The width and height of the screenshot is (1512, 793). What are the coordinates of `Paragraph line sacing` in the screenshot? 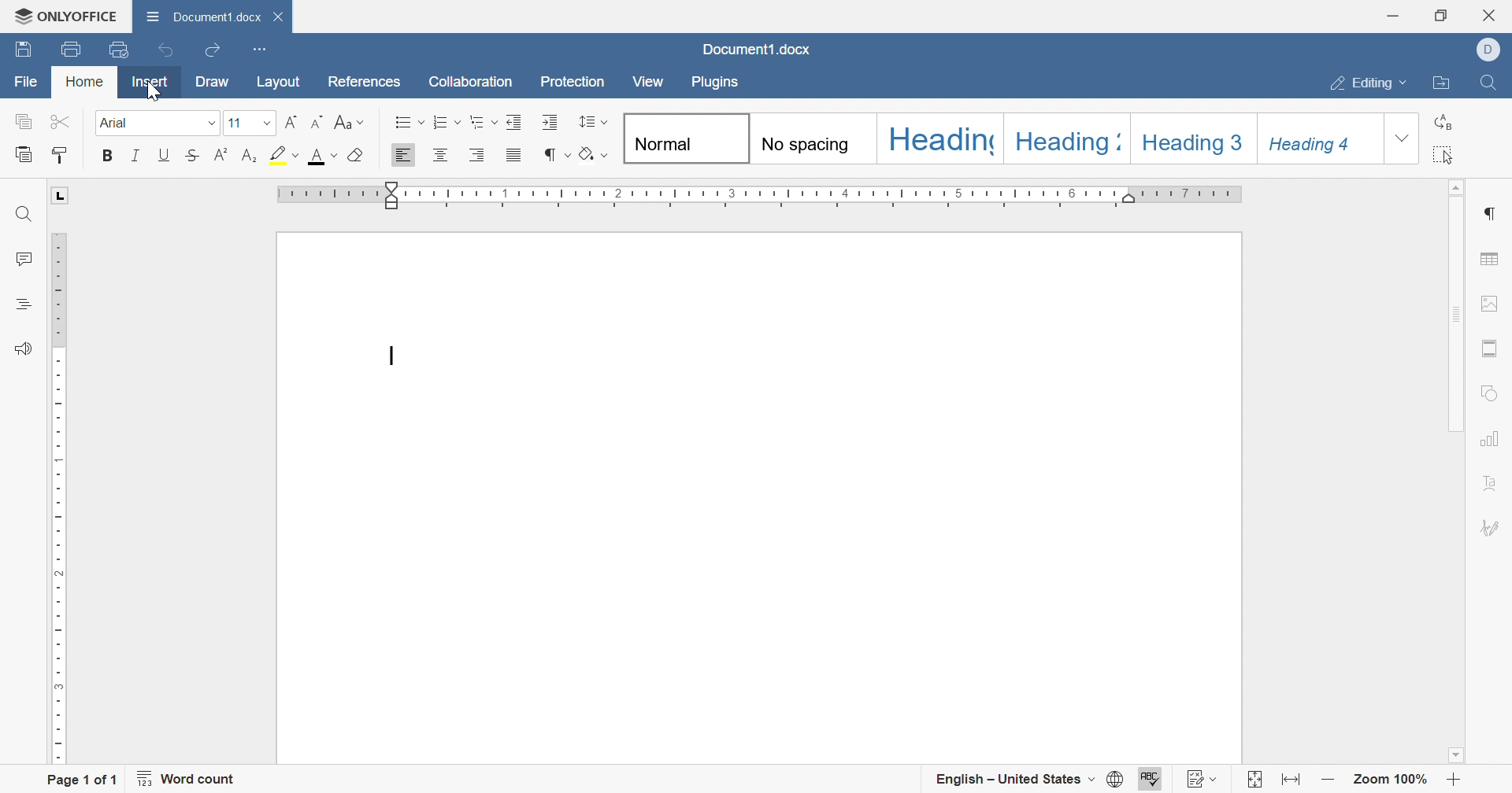 It's located at (589, 120).